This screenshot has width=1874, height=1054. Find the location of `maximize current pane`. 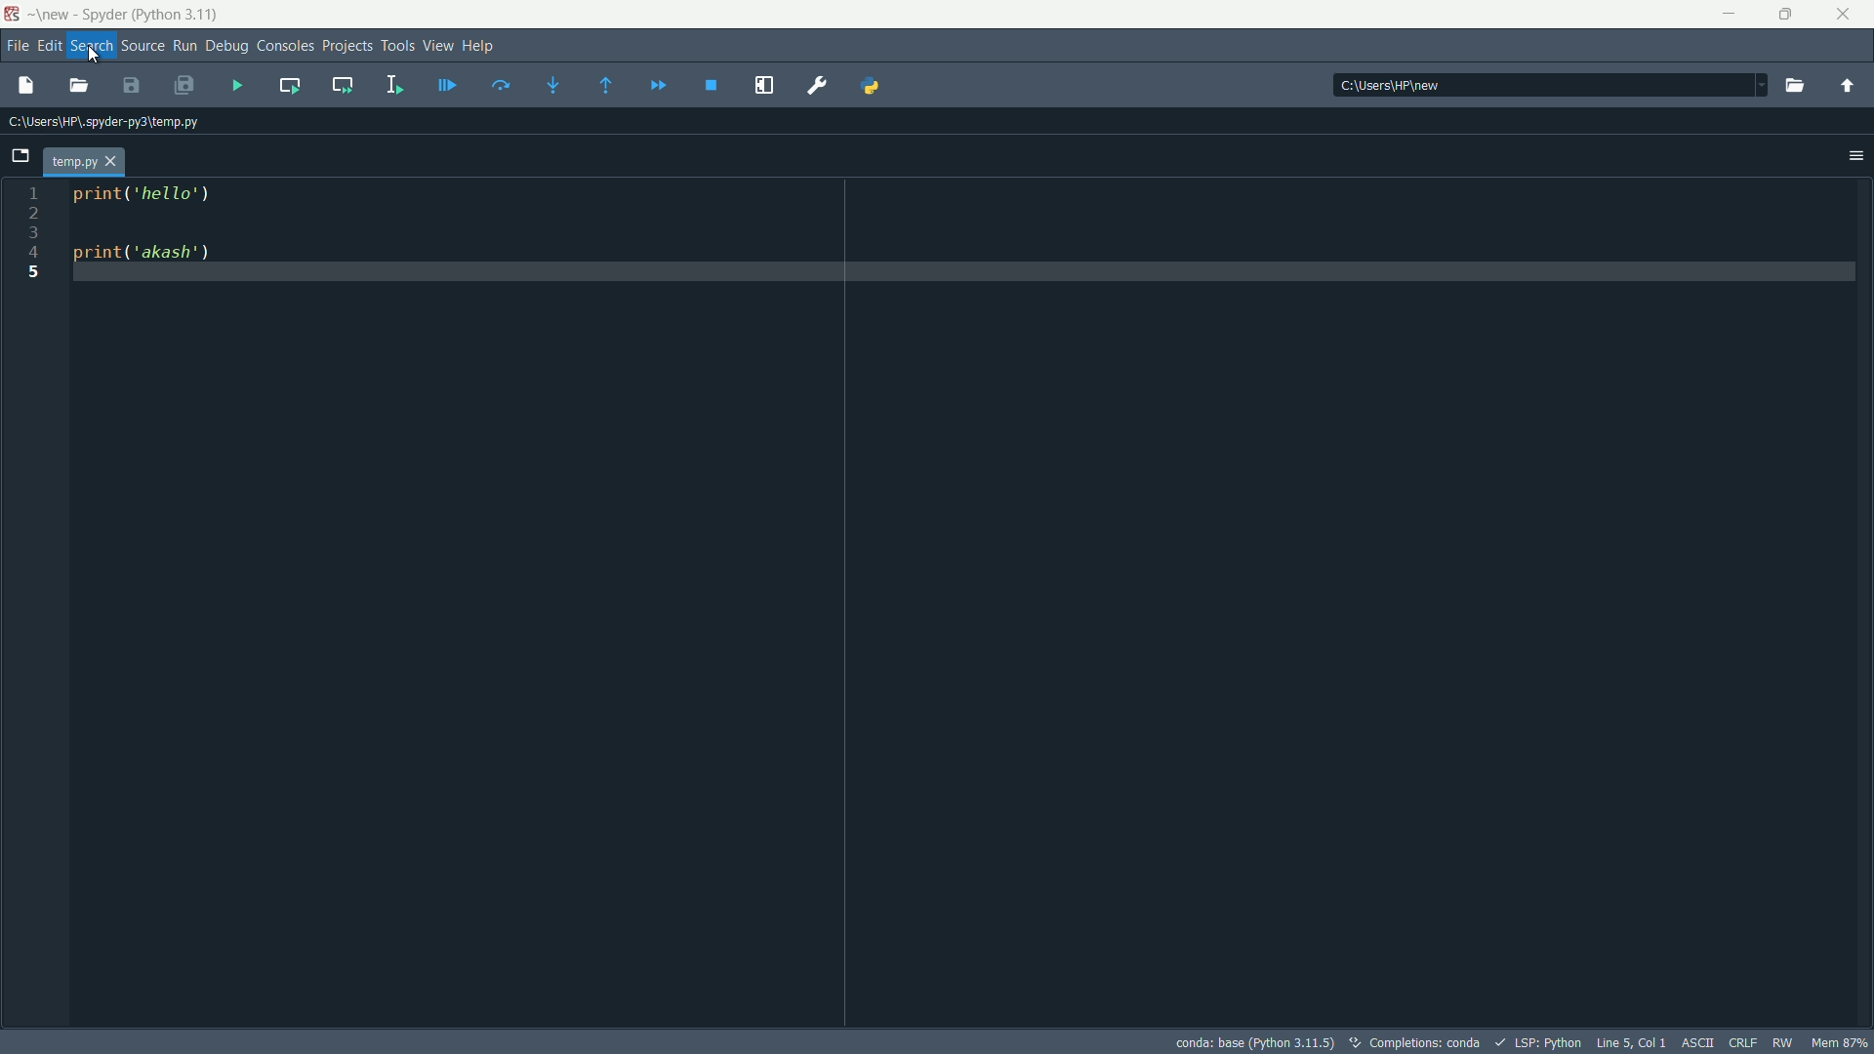

maximize current pane is located at coordinates (765, 86).